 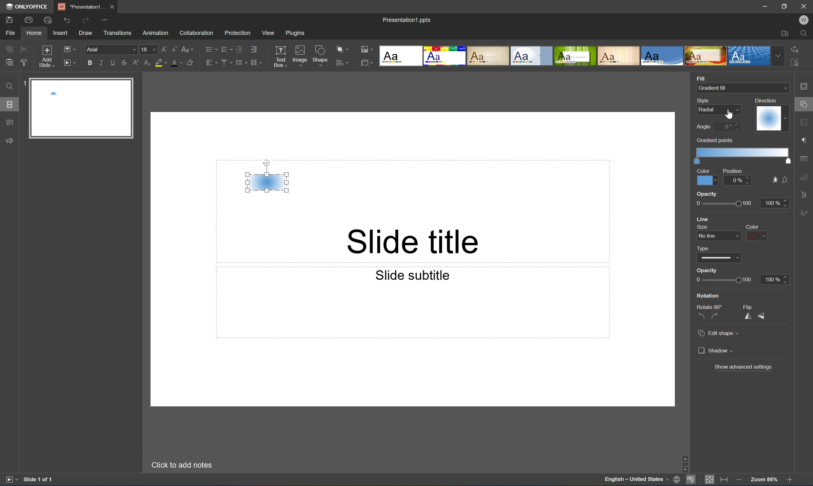 What do you see at coordinates (701, 227) in the screenshot?
I see `size` at bounding box center [701, 227].